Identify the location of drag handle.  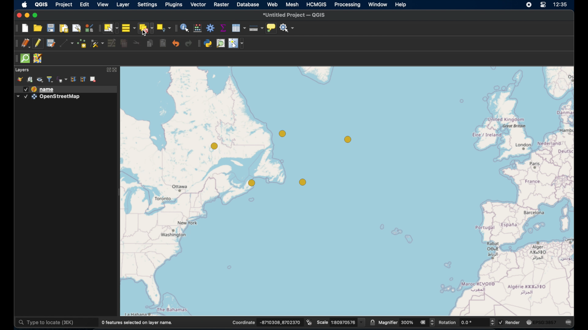
(15, 59).